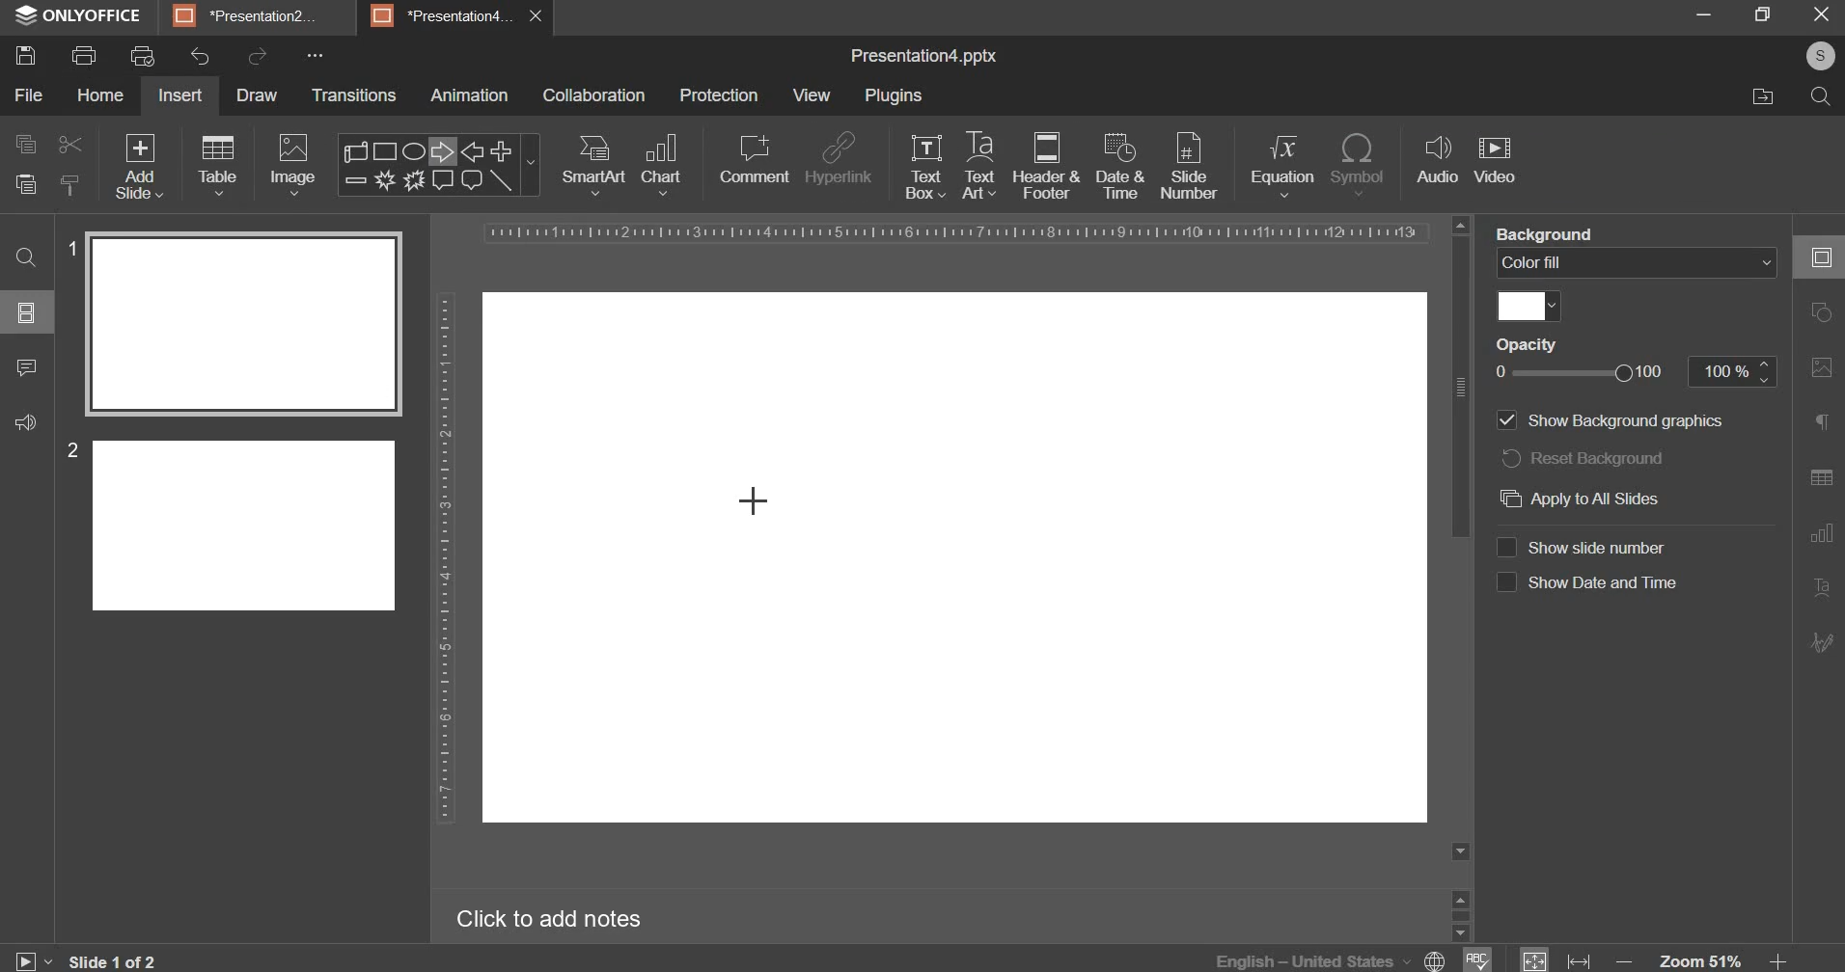  Describe the element at coordinates (1475, 952) in the screenshot. I see `spelling` at that location.